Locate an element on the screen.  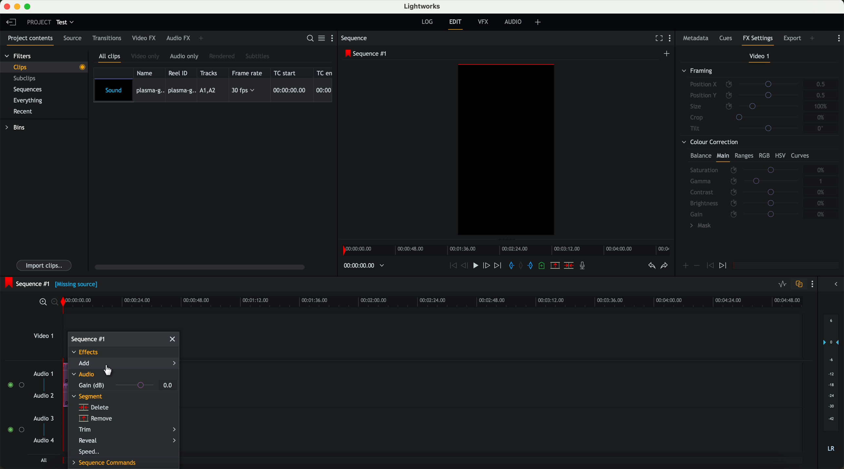
maximize is located at coordinates (29, 7).